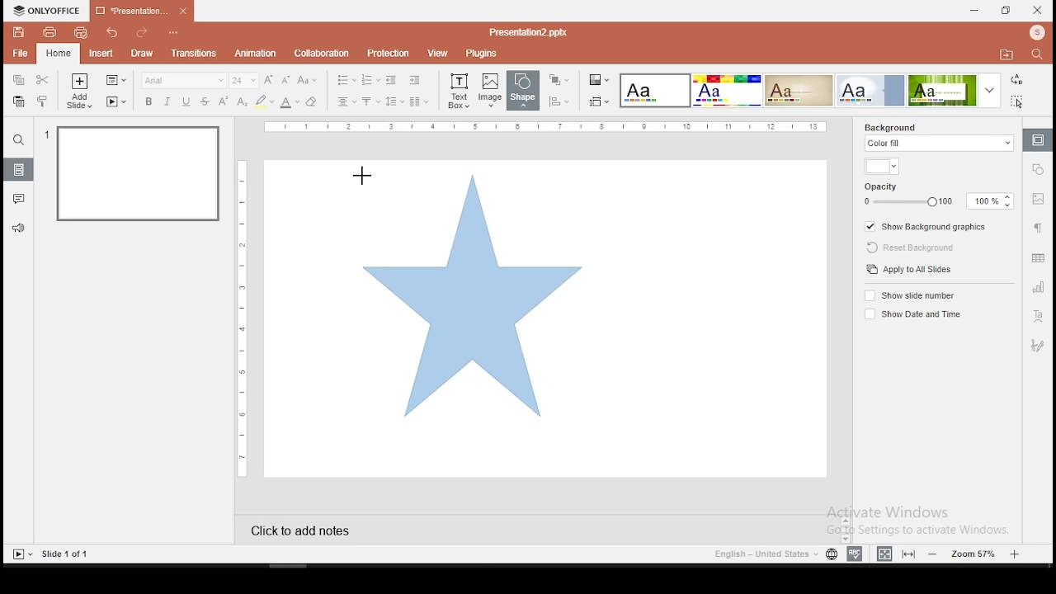  What do you see at coordinates (881, 167) in the screenshot?
I see `background fill color` at bounding box center [881, 167].